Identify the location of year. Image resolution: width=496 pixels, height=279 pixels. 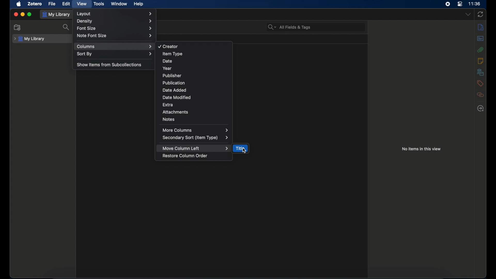
(167, 68).